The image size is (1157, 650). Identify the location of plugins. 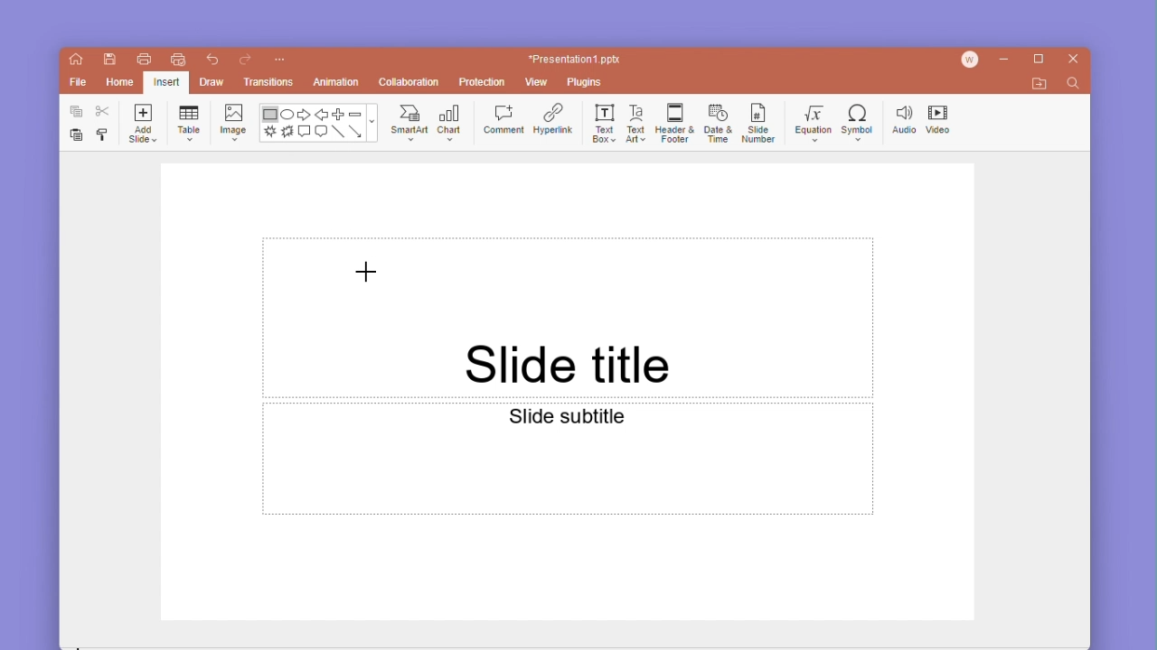
(589, 83).